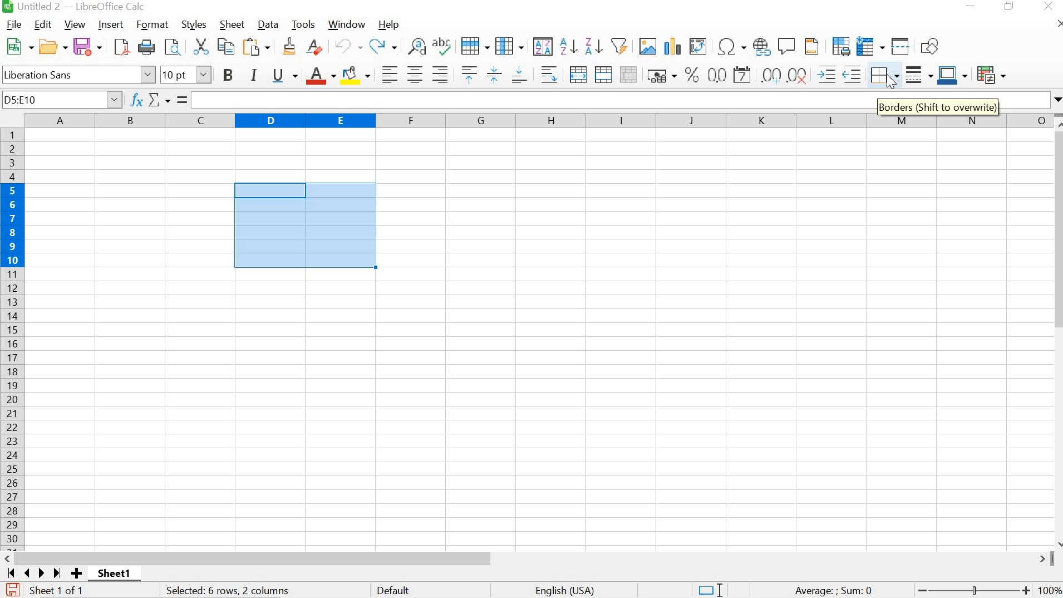  Describe the element at coordinates (901, 47) in the screenshot. I see `split window` at that location.